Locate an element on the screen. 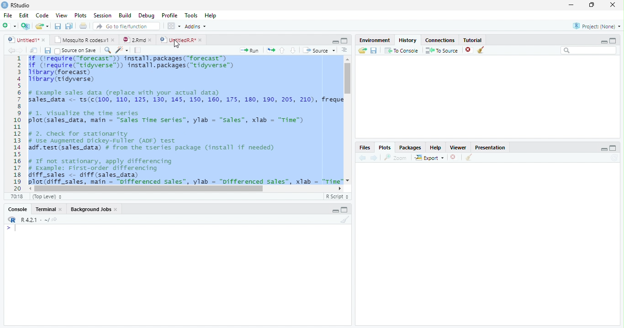 The width and height of the screenshot is (624, 328). Create file is located at coordinates (10, 26).